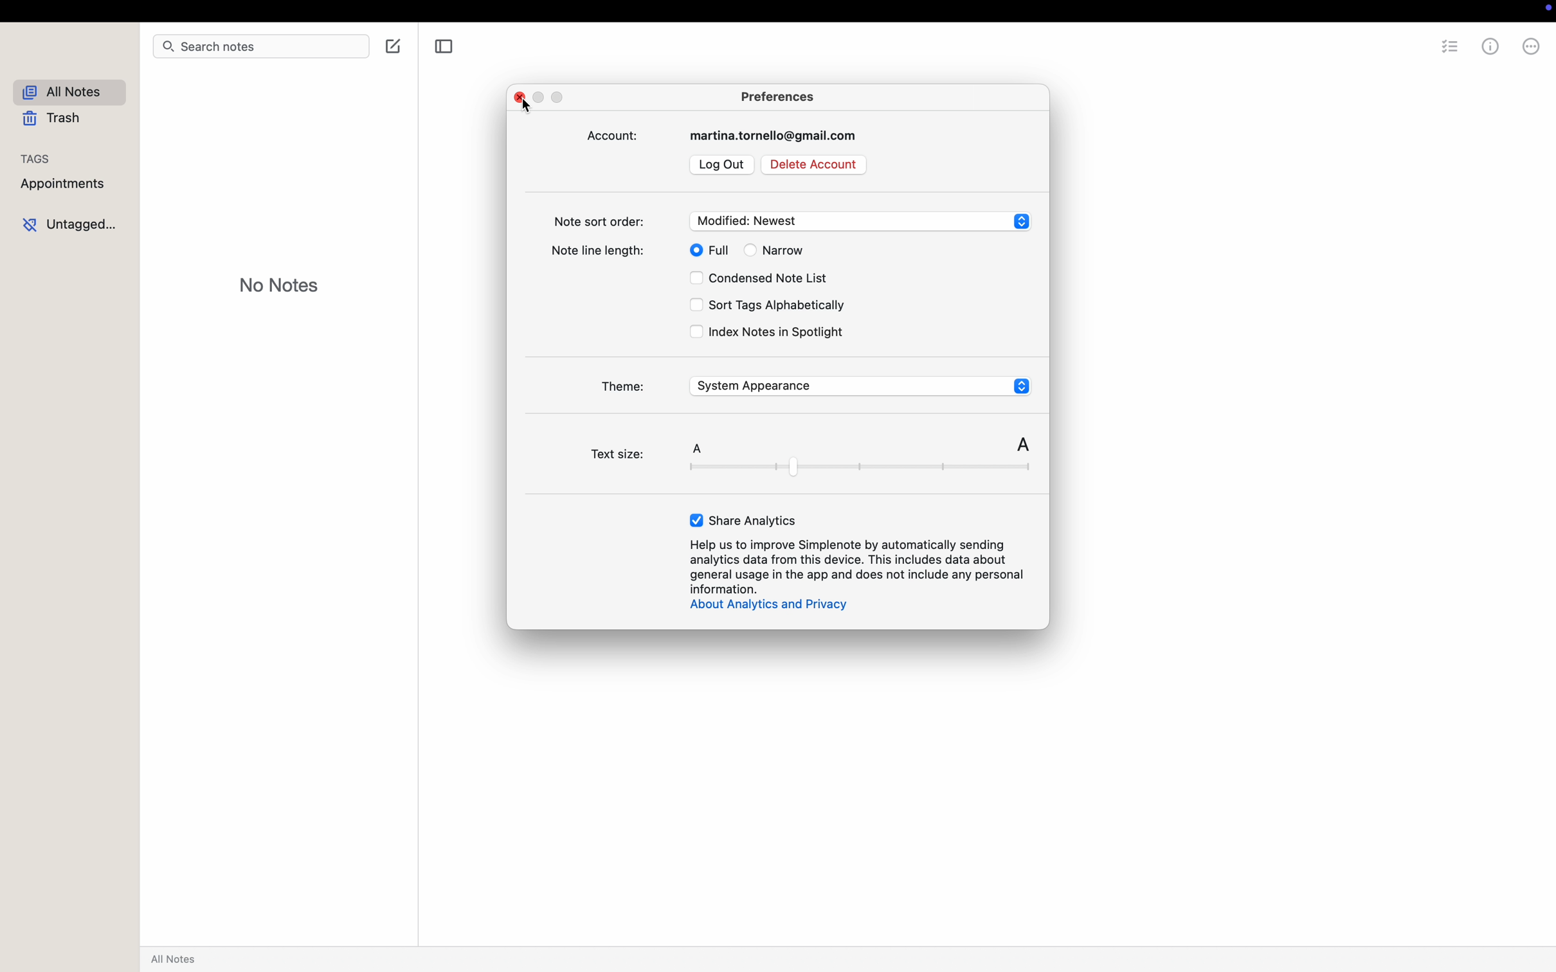 This screenshot has height=972, width=1556. Describe the element at coordinates (540, 96) in the screenshot. I see `minimize popup` at that location.